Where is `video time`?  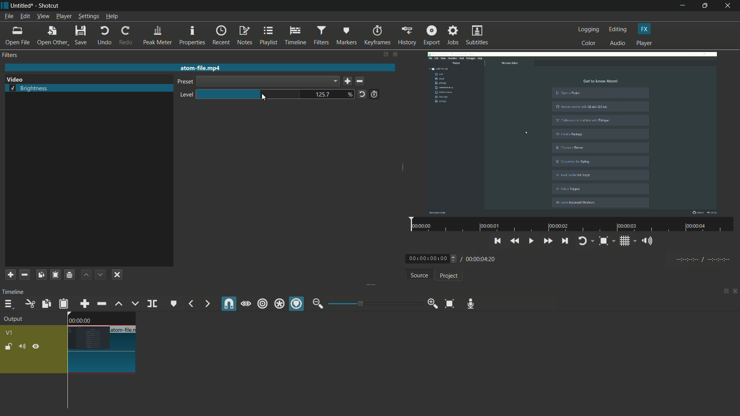
video time is located at coordinates (570, 225).